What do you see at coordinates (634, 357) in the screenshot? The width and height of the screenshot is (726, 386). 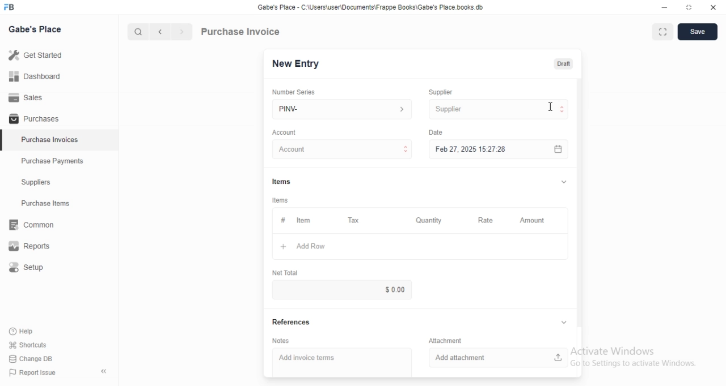 I see `Activate Windows Go to Settings to activate Windows.` at bounding box center [634, 357].